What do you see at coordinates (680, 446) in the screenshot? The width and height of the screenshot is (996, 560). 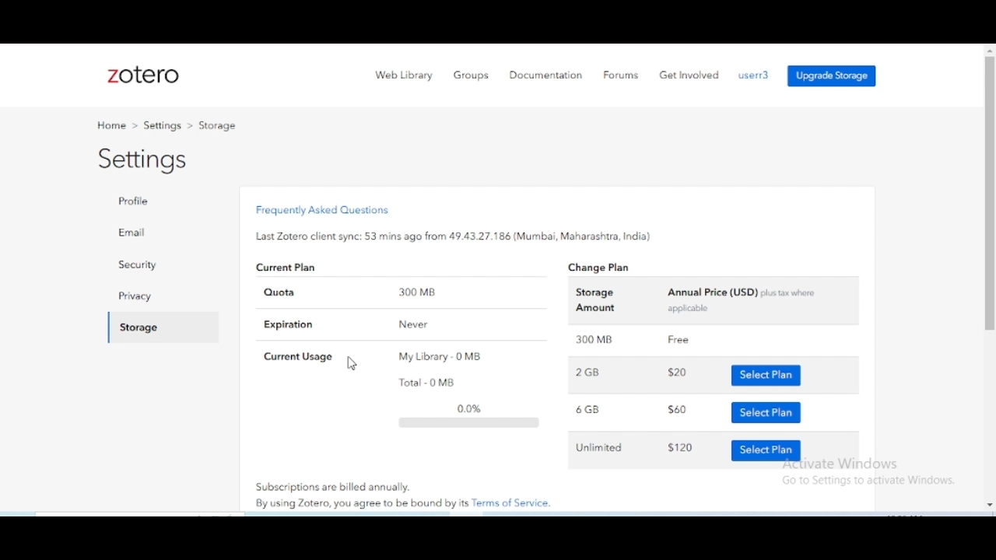 I see `$120` at bounding box center [680, 446].